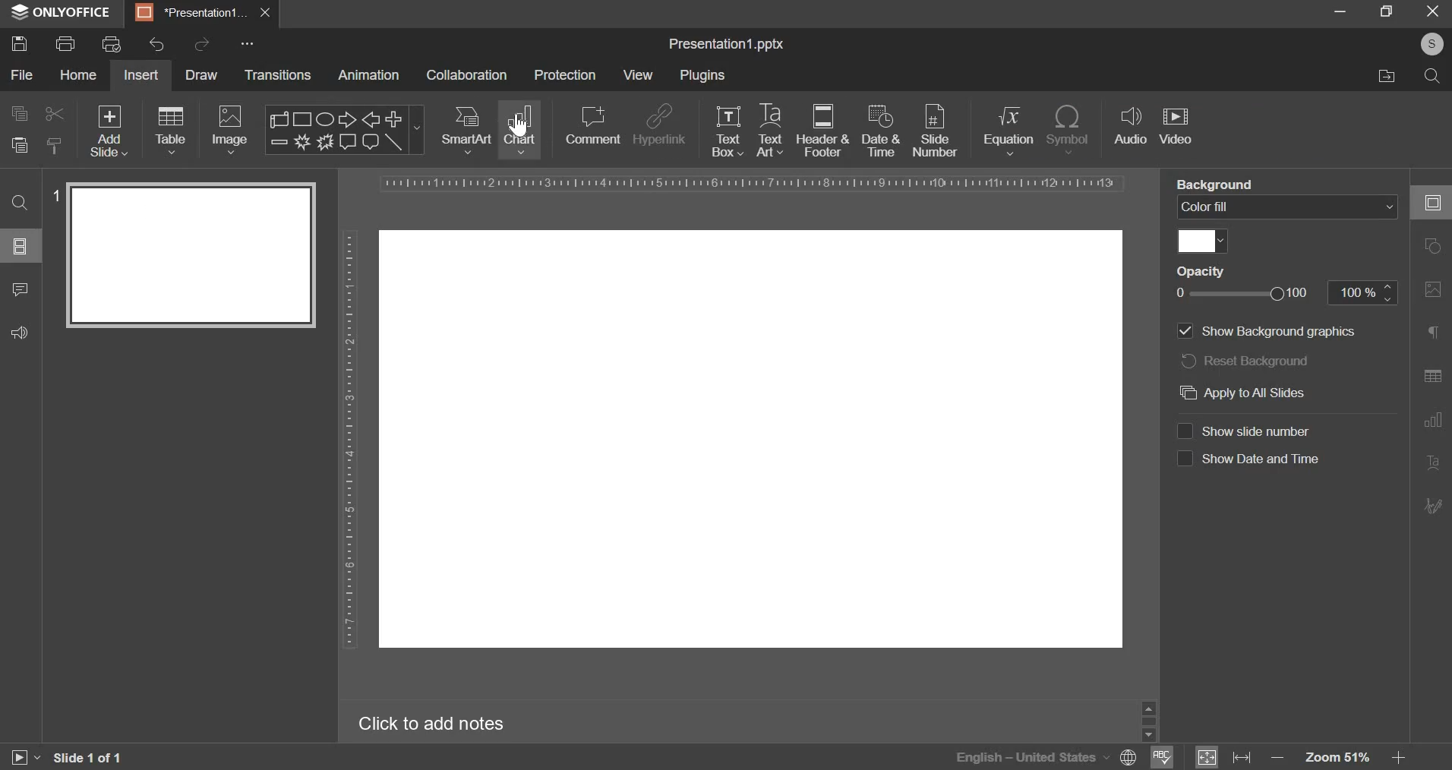 This screenshot has height=770, width=1452. Describe the element at coordinates (1201, 241) in the screenshot. I see `color fill` at that location.